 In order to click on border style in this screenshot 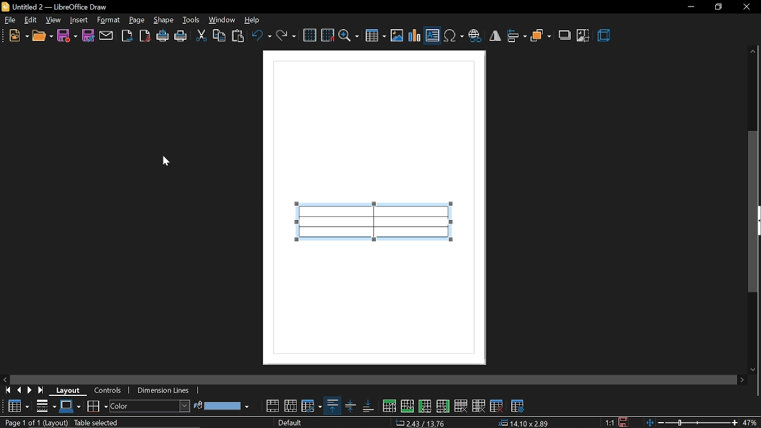, I will do `click(45, 406)`.